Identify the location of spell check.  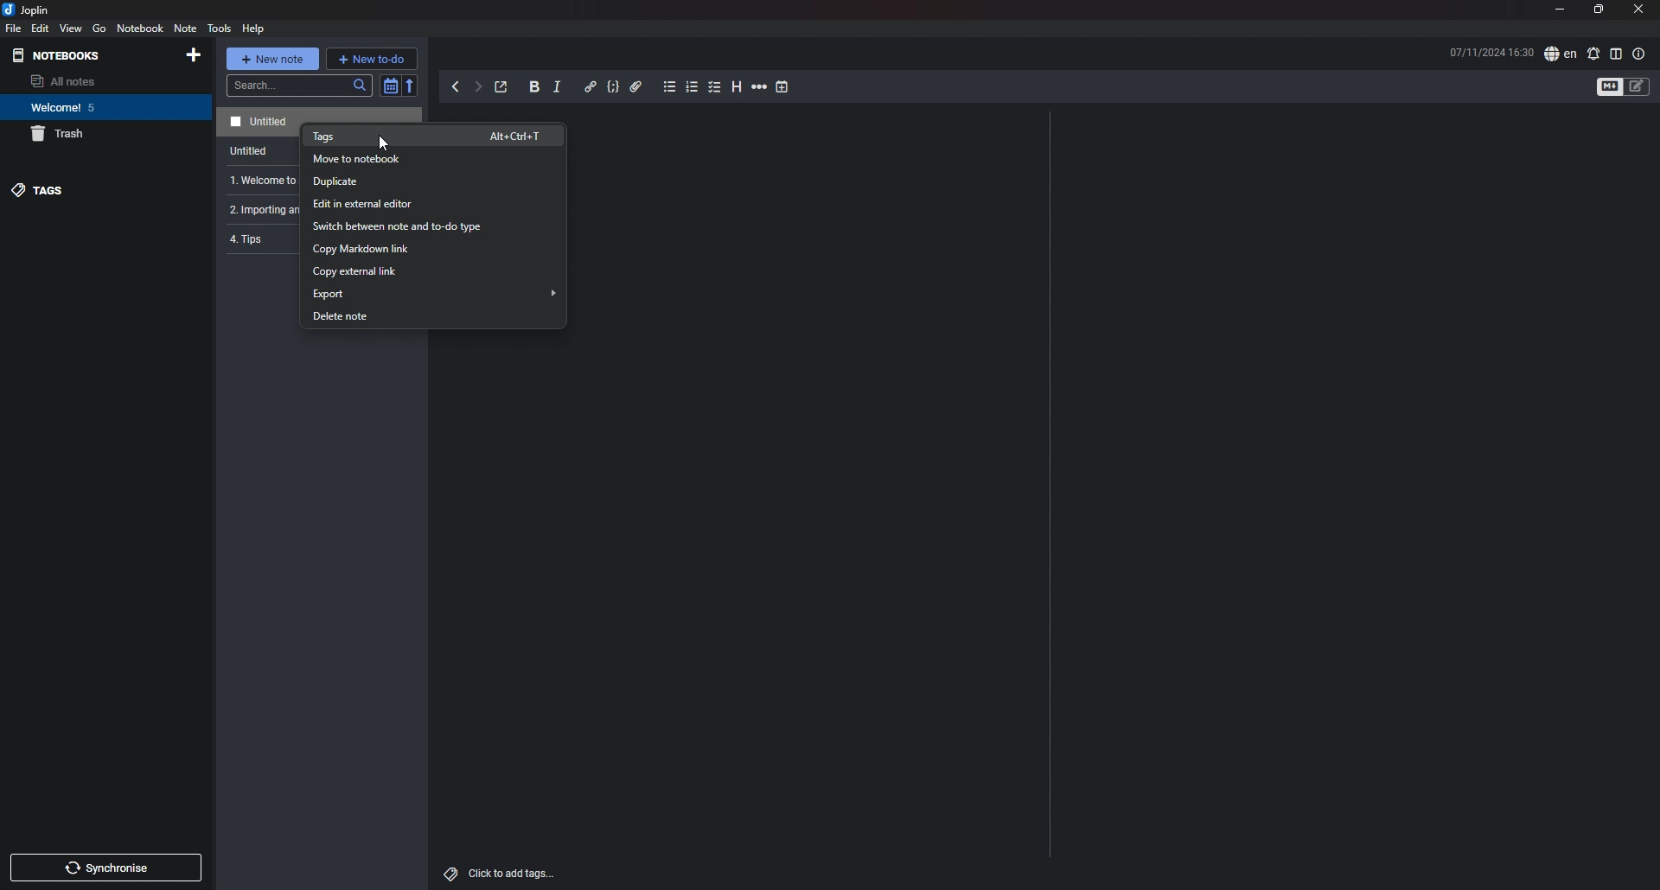
(1560, 54).